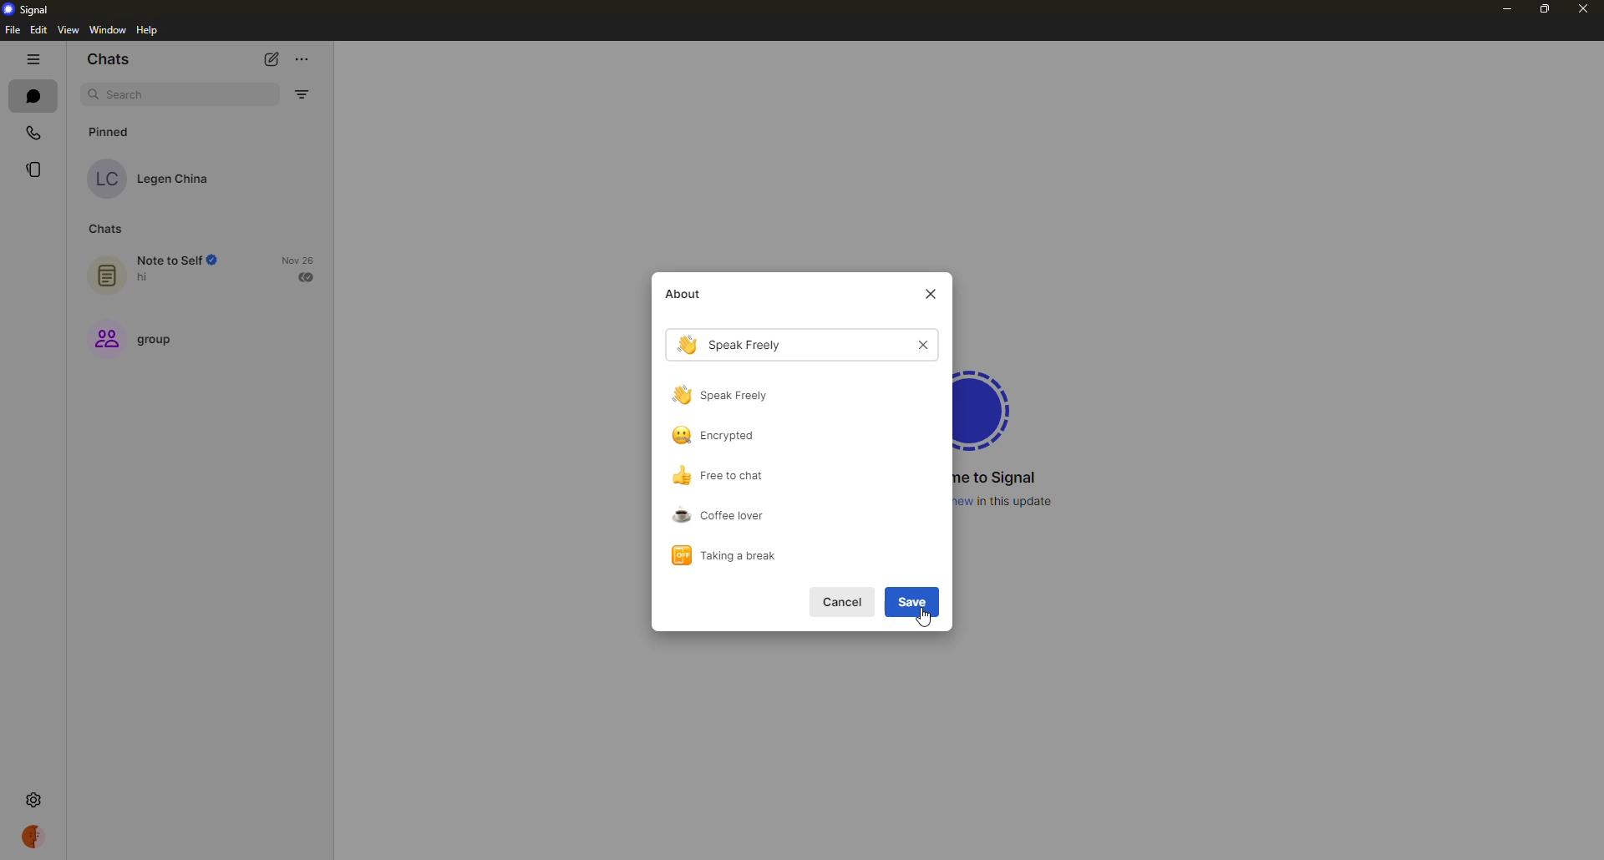 The width and height of the screenshot is (1604, 860). What do you see at coordinates (159, 270) in the screenshot?
I see `note to self` at bounding box center [159, 270].